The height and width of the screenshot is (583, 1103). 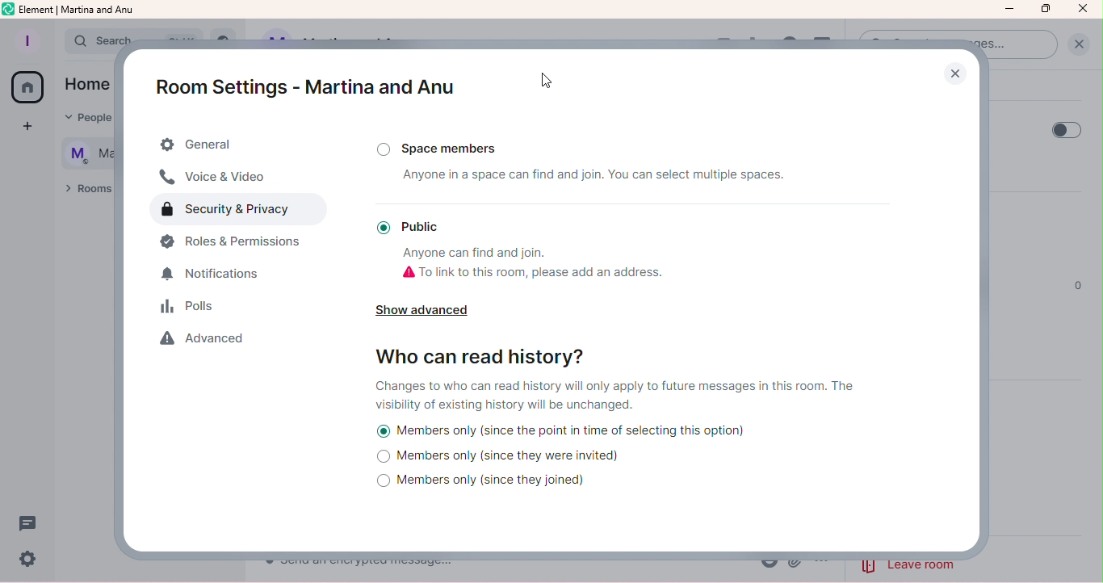 What do you see at coordinates (26, 42) in the screenshot?
I see `Profile` at bounding box center [26, 42].